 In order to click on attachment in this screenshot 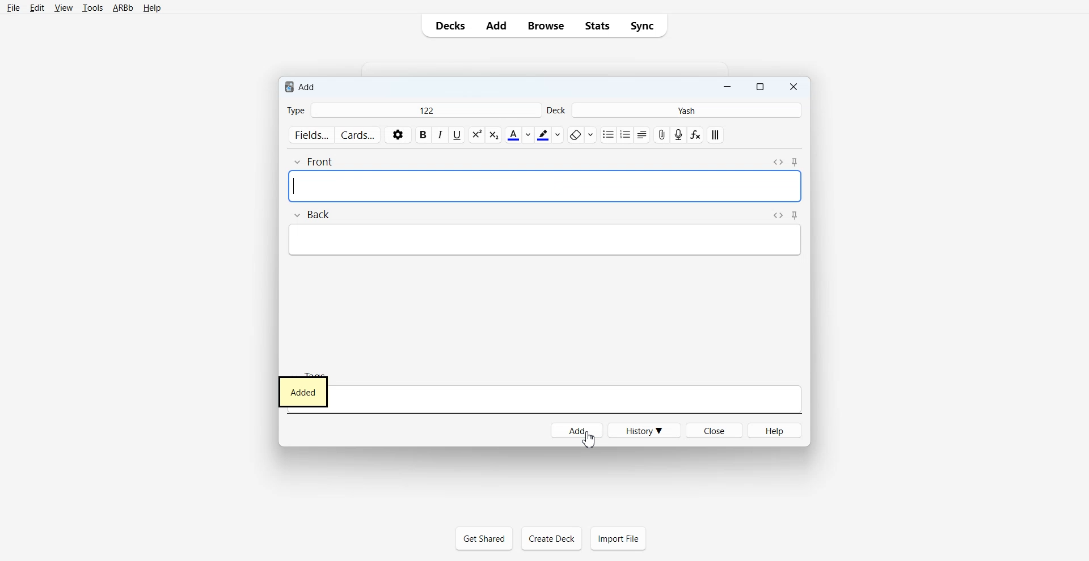, I will do `click(661, 135)`.